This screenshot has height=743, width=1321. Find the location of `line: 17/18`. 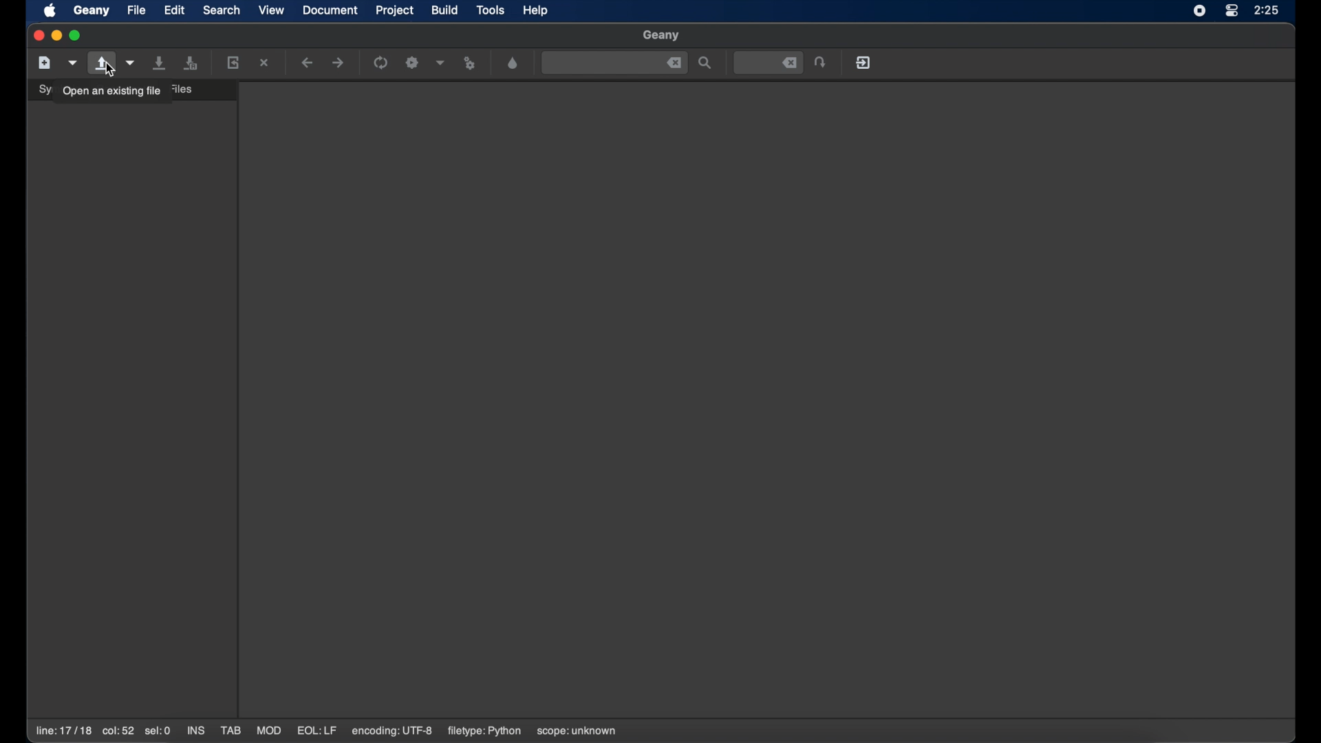

line: 17/18 is located at coordinates (63, 731).